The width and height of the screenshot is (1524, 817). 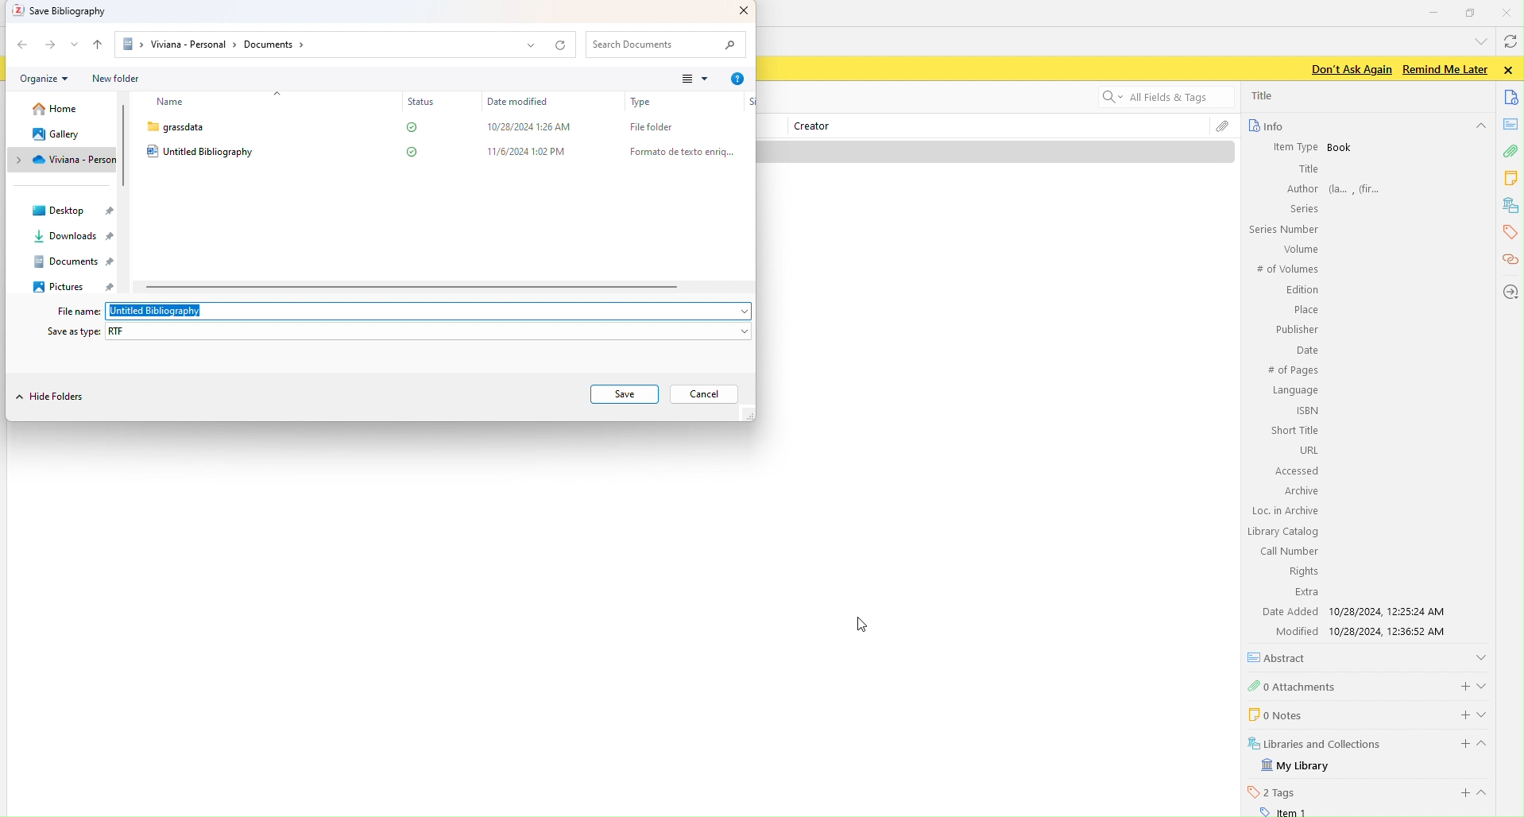 I want to click on Title, so click(x=1307, y=169).